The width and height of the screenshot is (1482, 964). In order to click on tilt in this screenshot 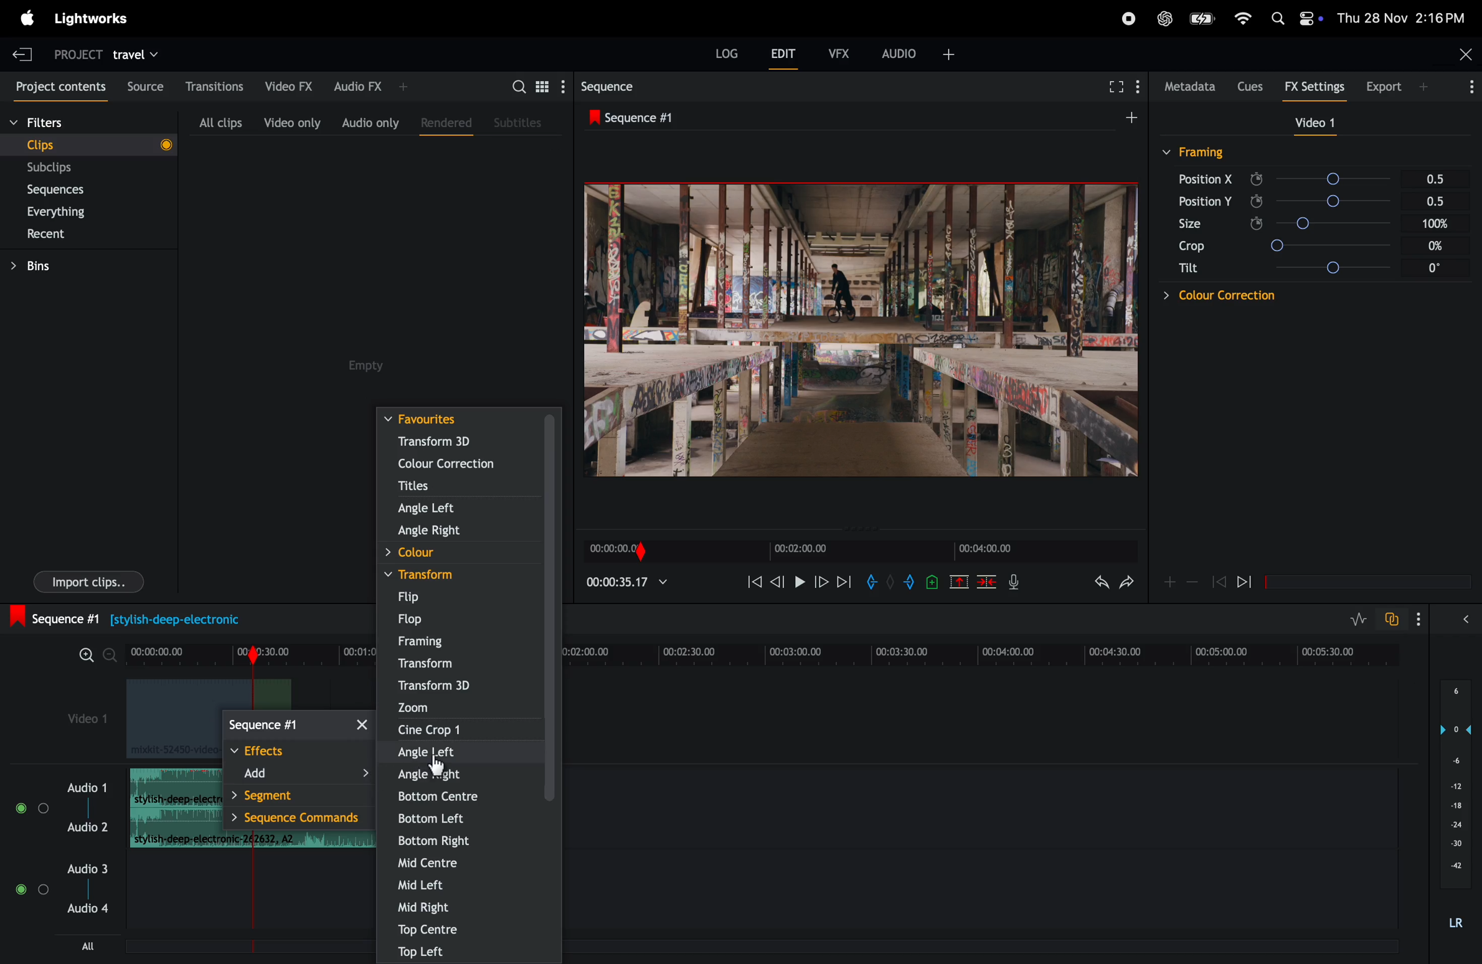, I will do `click(1189, 271)`.